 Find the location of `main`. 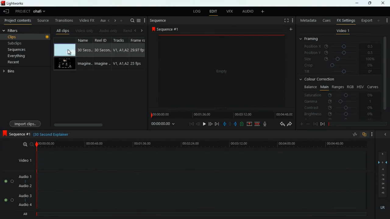

main is located at coordinates (324, 87).